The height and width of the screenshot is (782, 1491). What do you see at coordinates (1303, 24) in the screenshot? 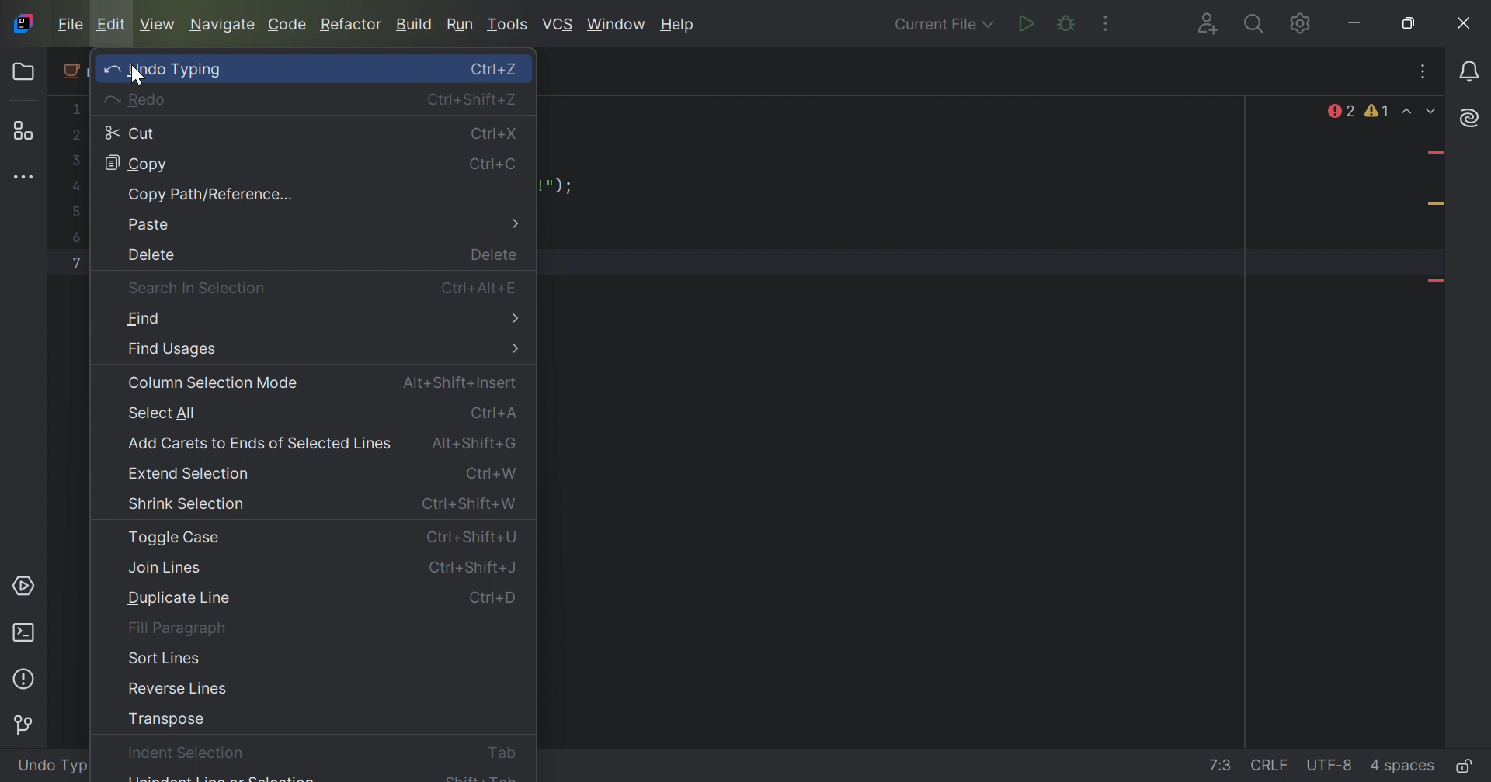
I see `Updates available. IDE and Project Settings. ` at bounding box center [1303, 24].